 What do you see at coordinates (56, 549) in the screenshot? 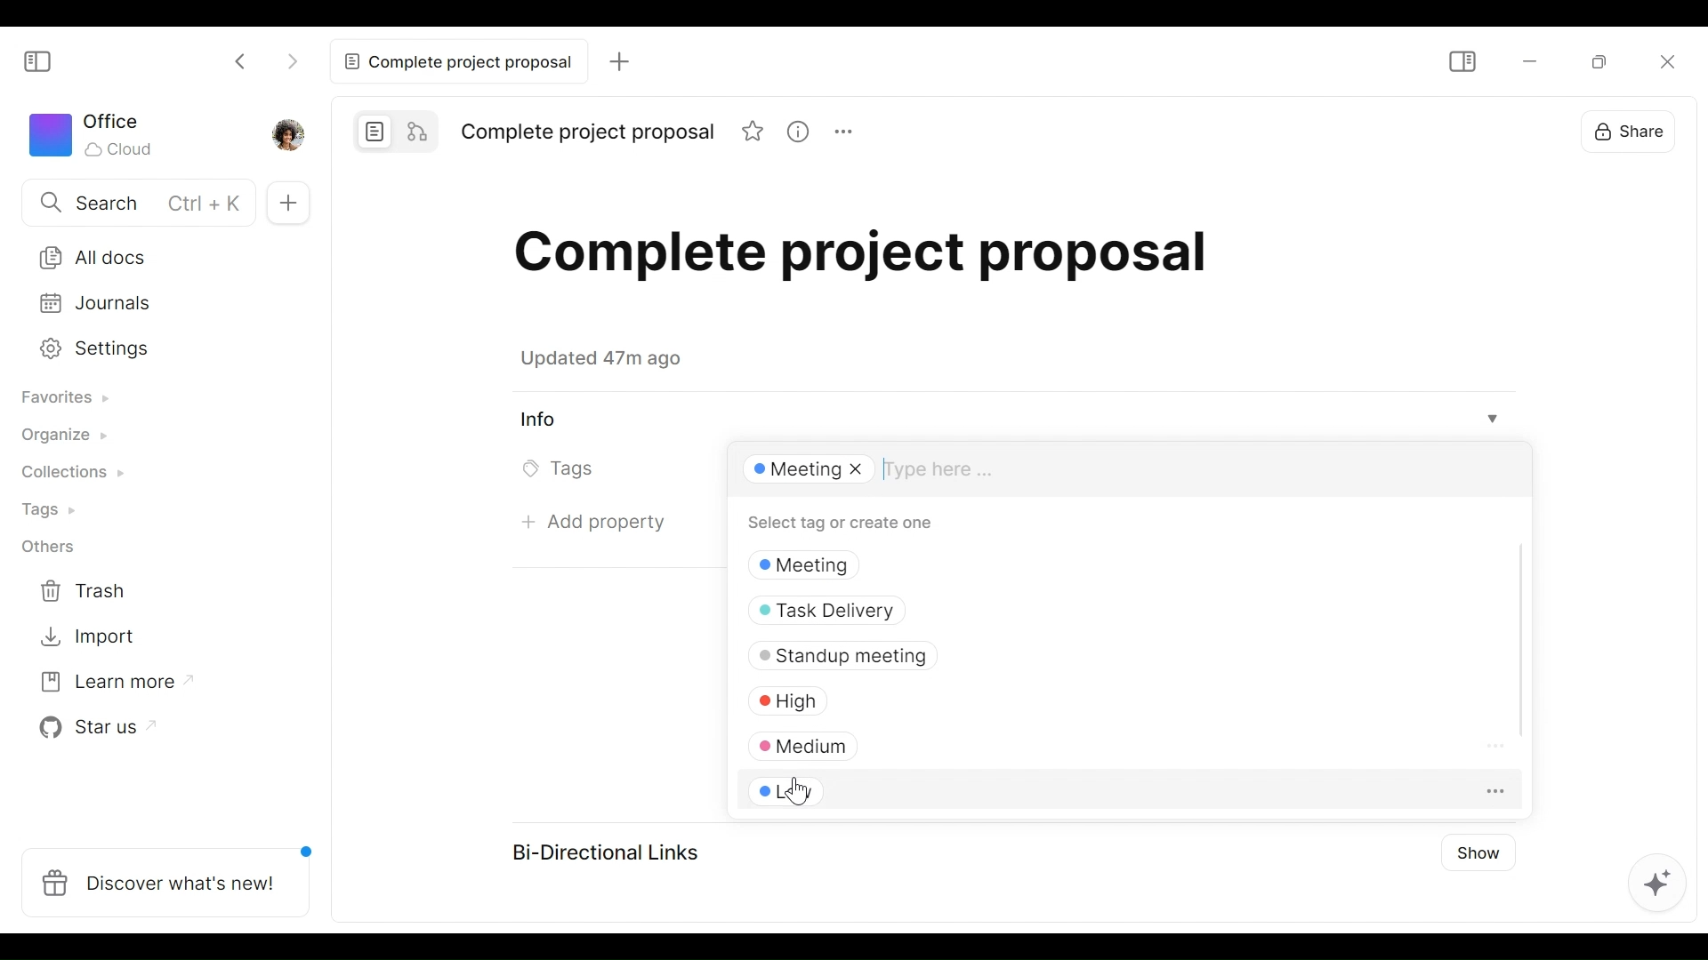
I see `Others` at bounding box center [56, 549].